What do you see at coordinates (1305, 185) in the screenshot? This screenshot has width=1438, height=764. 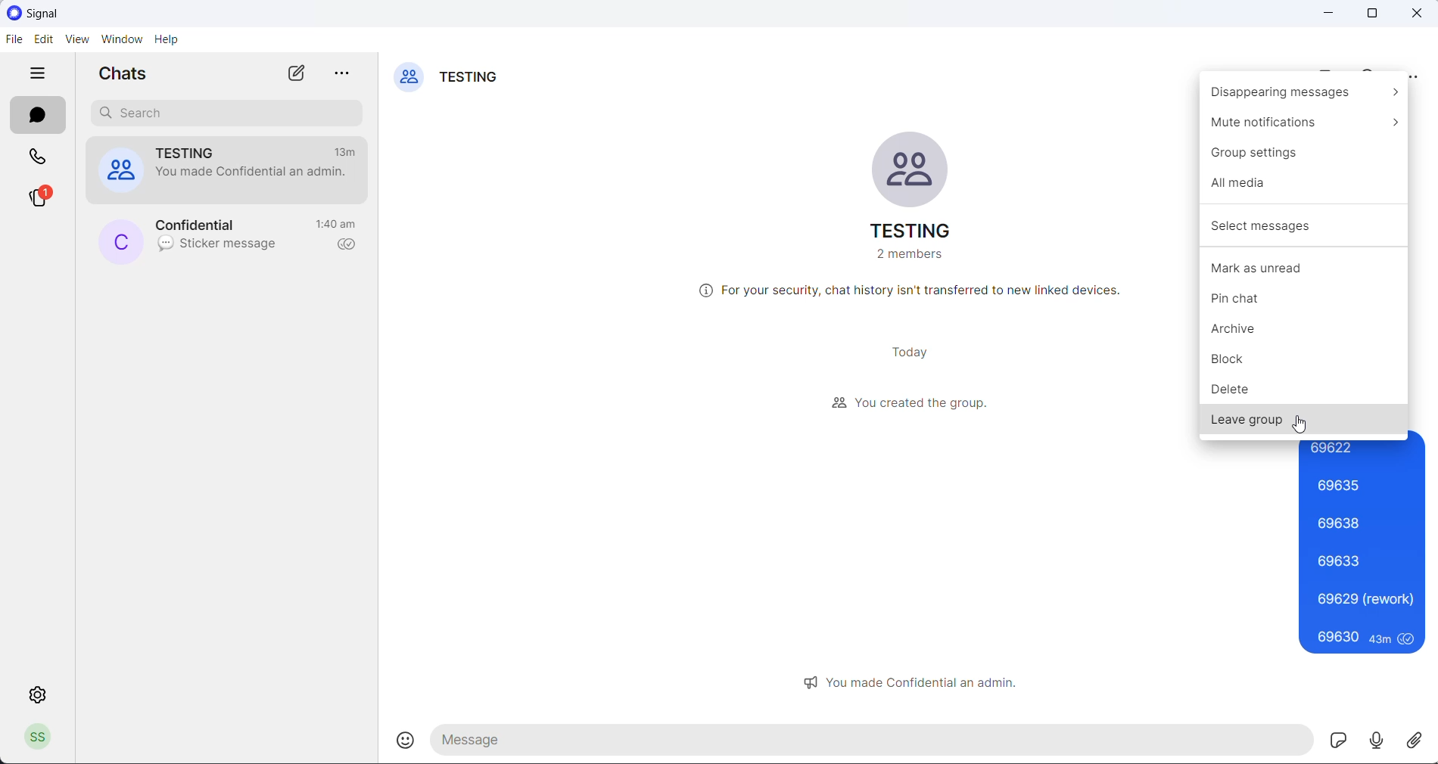 I see `all media` at bounding box center [1305, 185].